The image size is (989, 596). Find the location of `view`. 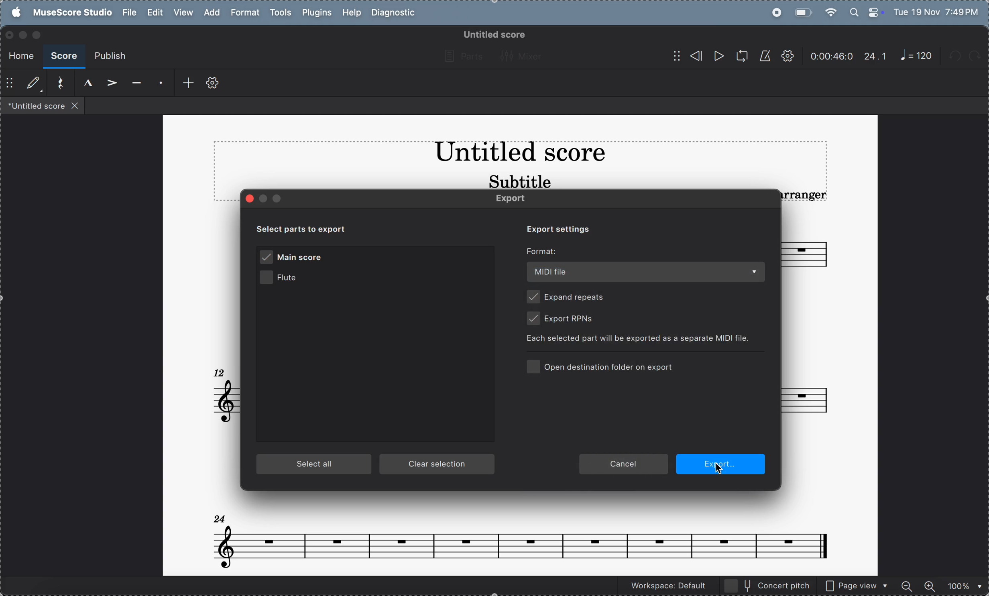

view is located at coordinates (183, 13).